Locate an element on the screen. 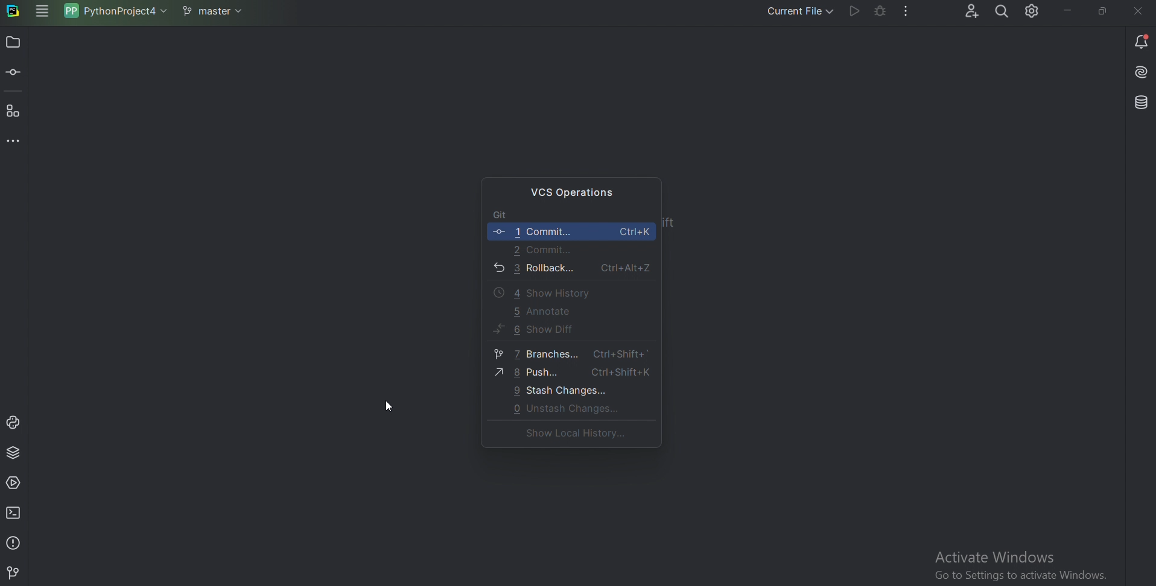 Image resolution: width=1156 pixels, height=586 pixels. Code with me is located at coordinates (965, 10).